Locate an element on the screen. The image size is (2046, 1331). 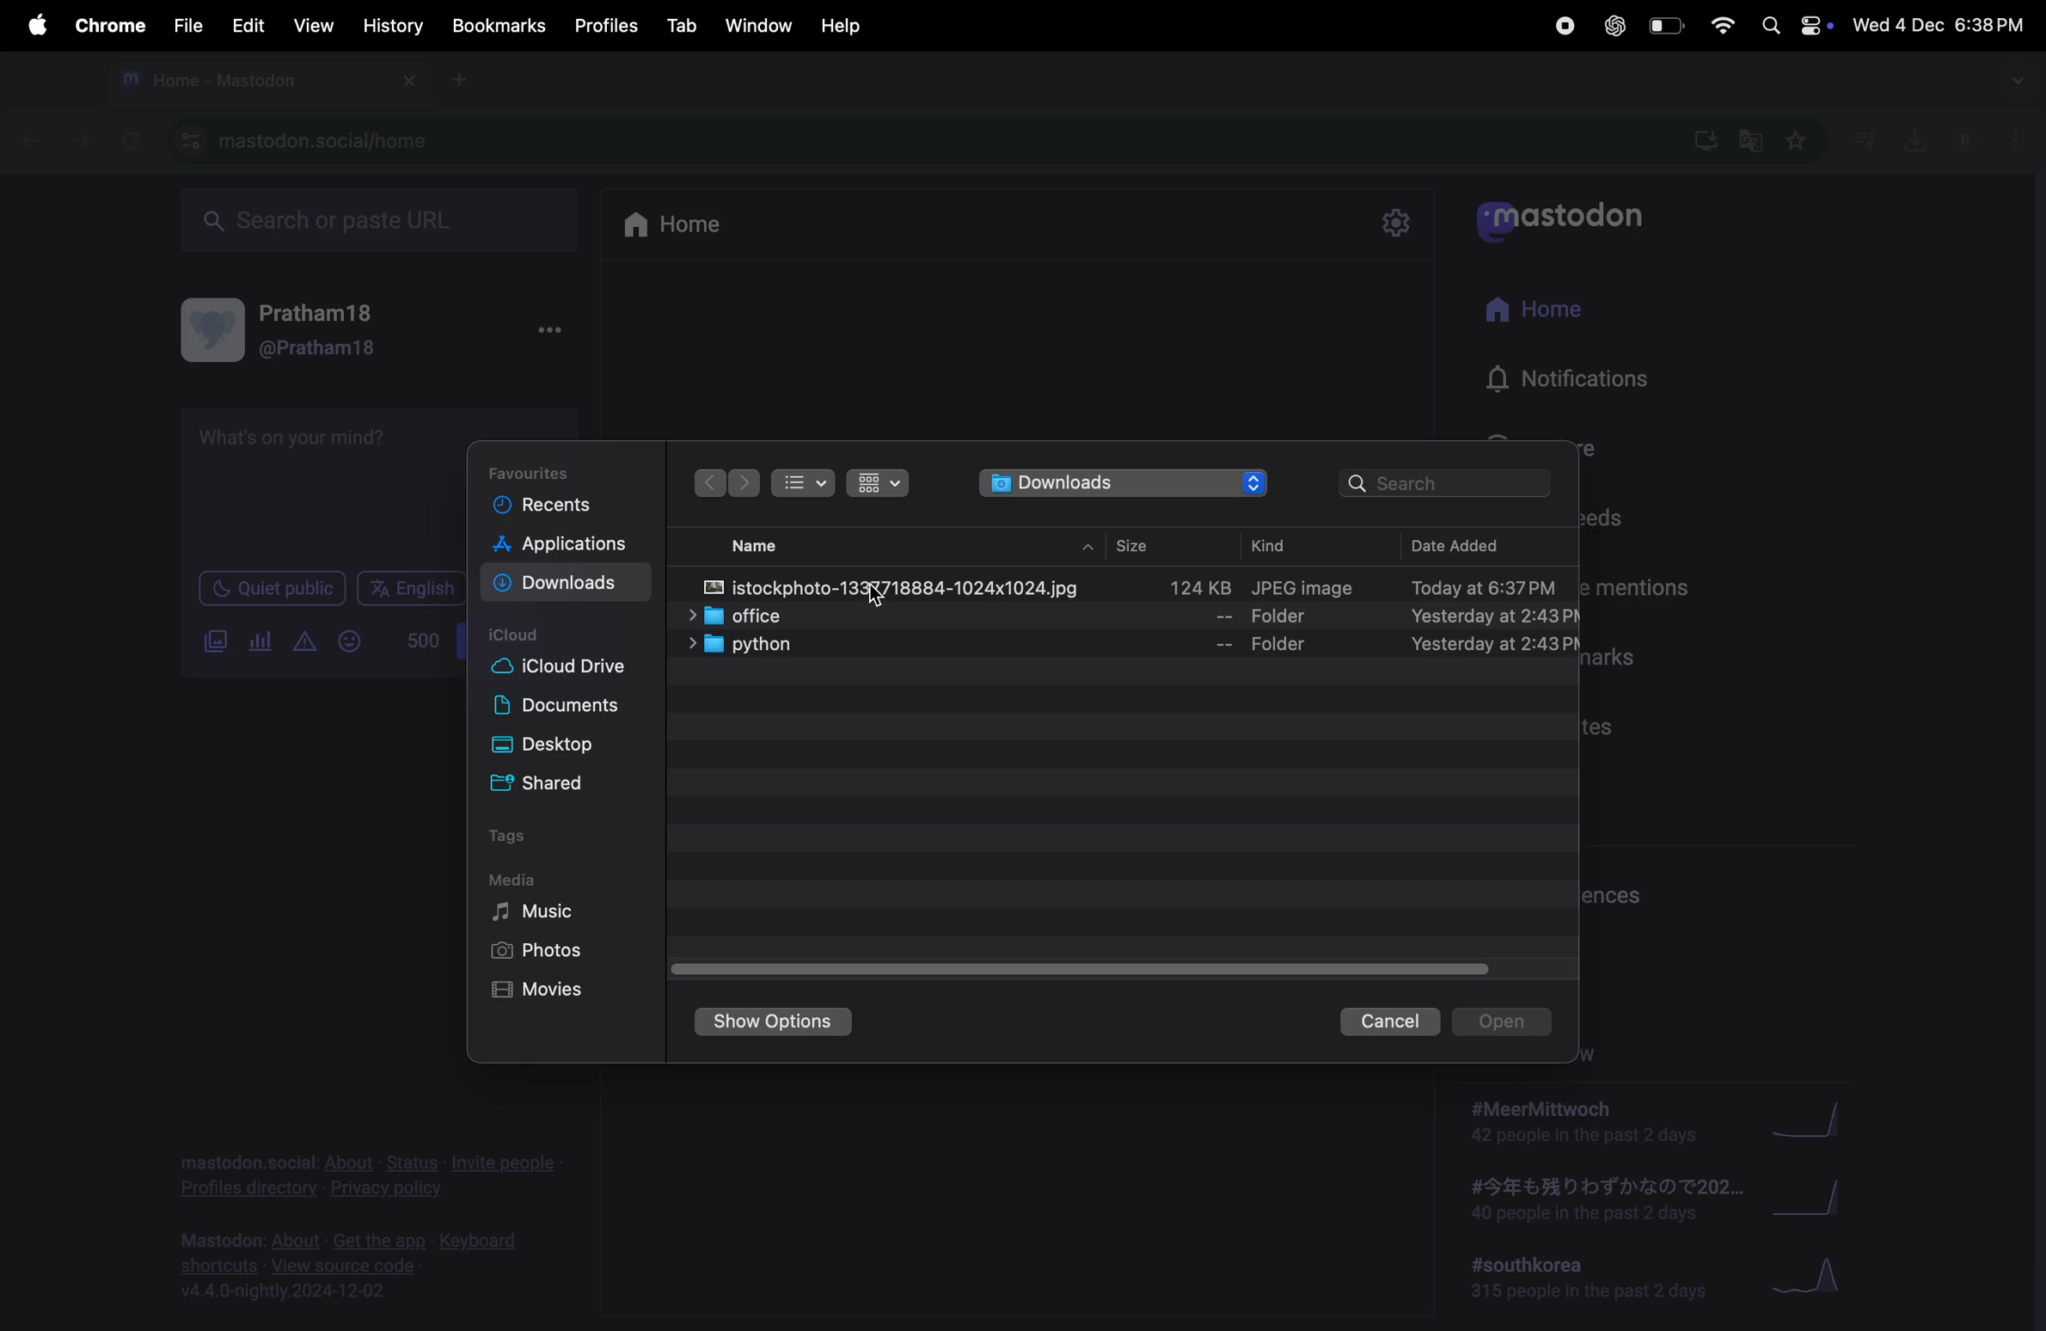
search is located at coordinates (1449, 483).